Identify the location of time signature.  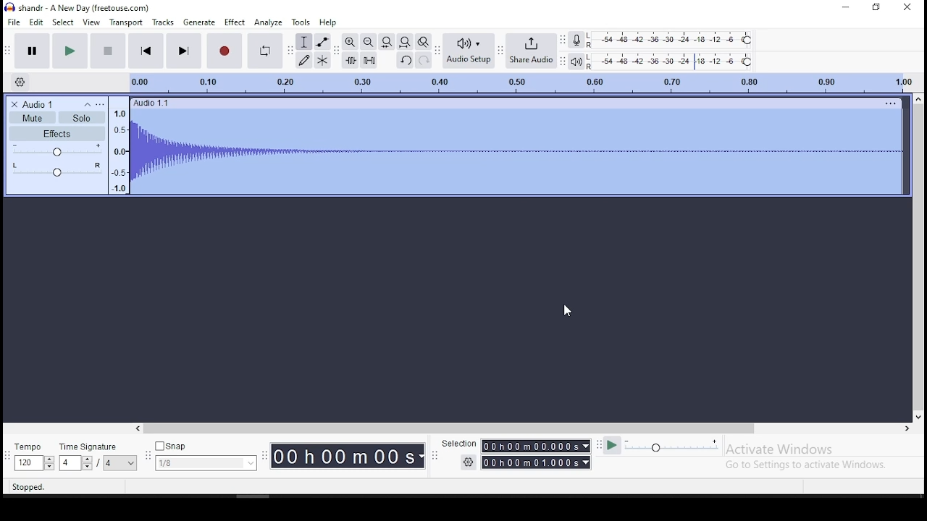
(206, 454).